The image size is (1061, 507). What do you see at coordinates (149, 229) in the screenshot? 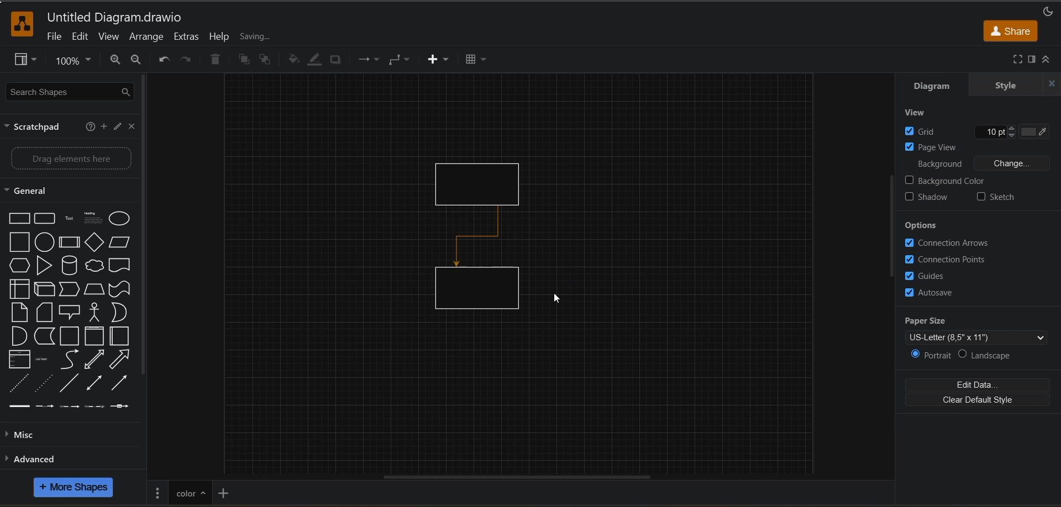
I see `vertical scroll bar` at bounding box center [149, 229].